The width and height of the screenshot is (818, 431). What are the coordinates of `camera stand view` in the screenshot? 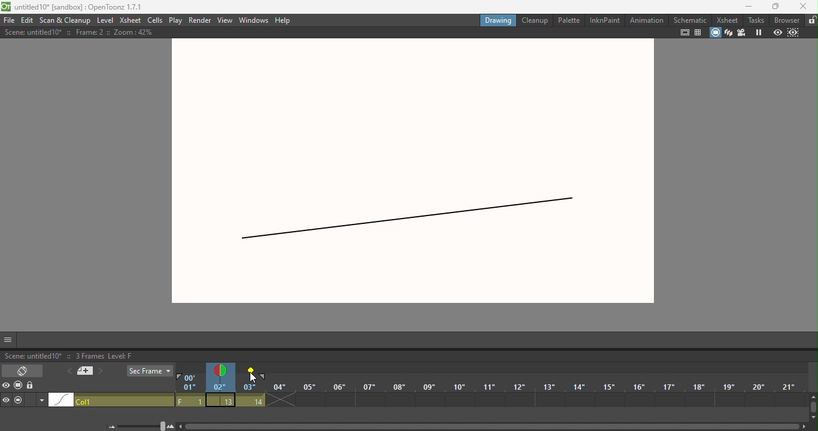 It's located at (715, 33).